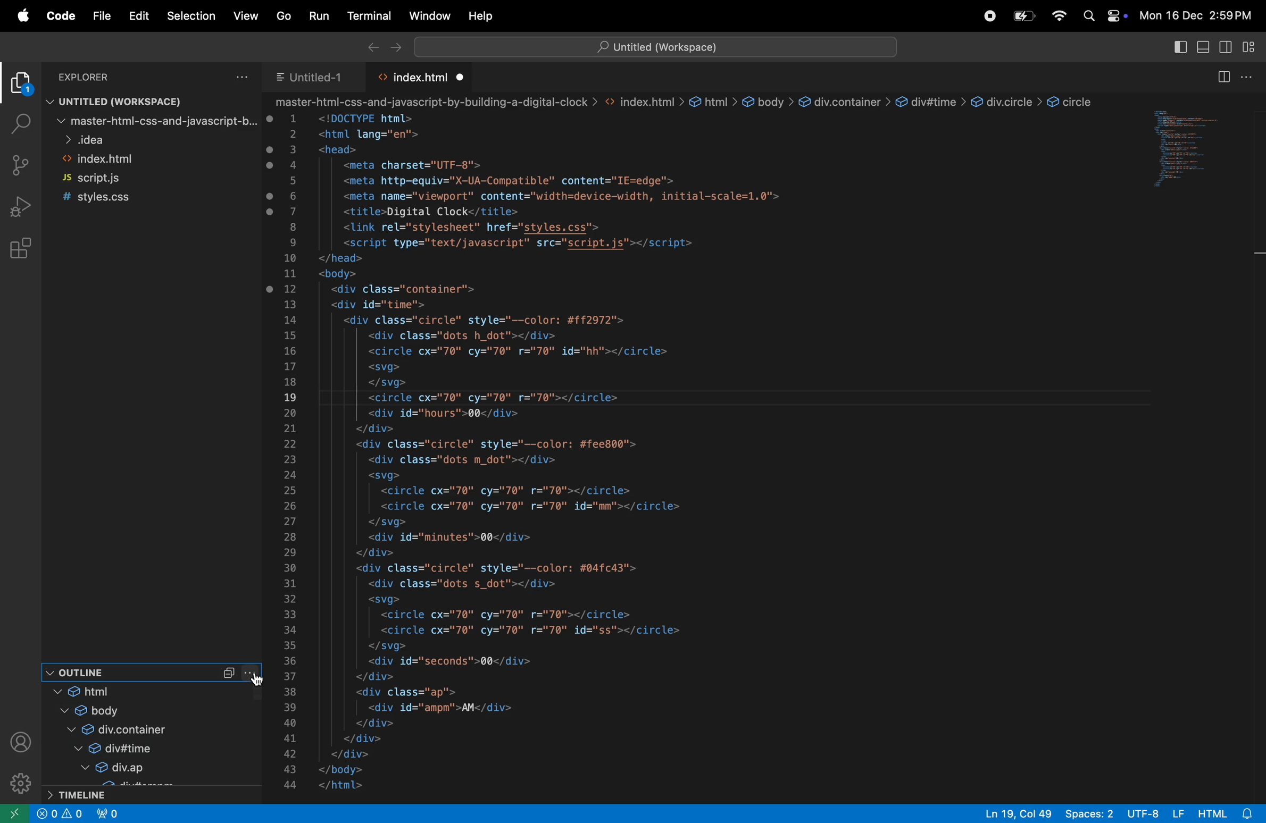 The width and height of the screenshot is (1266, 823). What do you see at coordinates (128, 671) in the screenshot?
I see `out line` at bounding box center [128, 671].